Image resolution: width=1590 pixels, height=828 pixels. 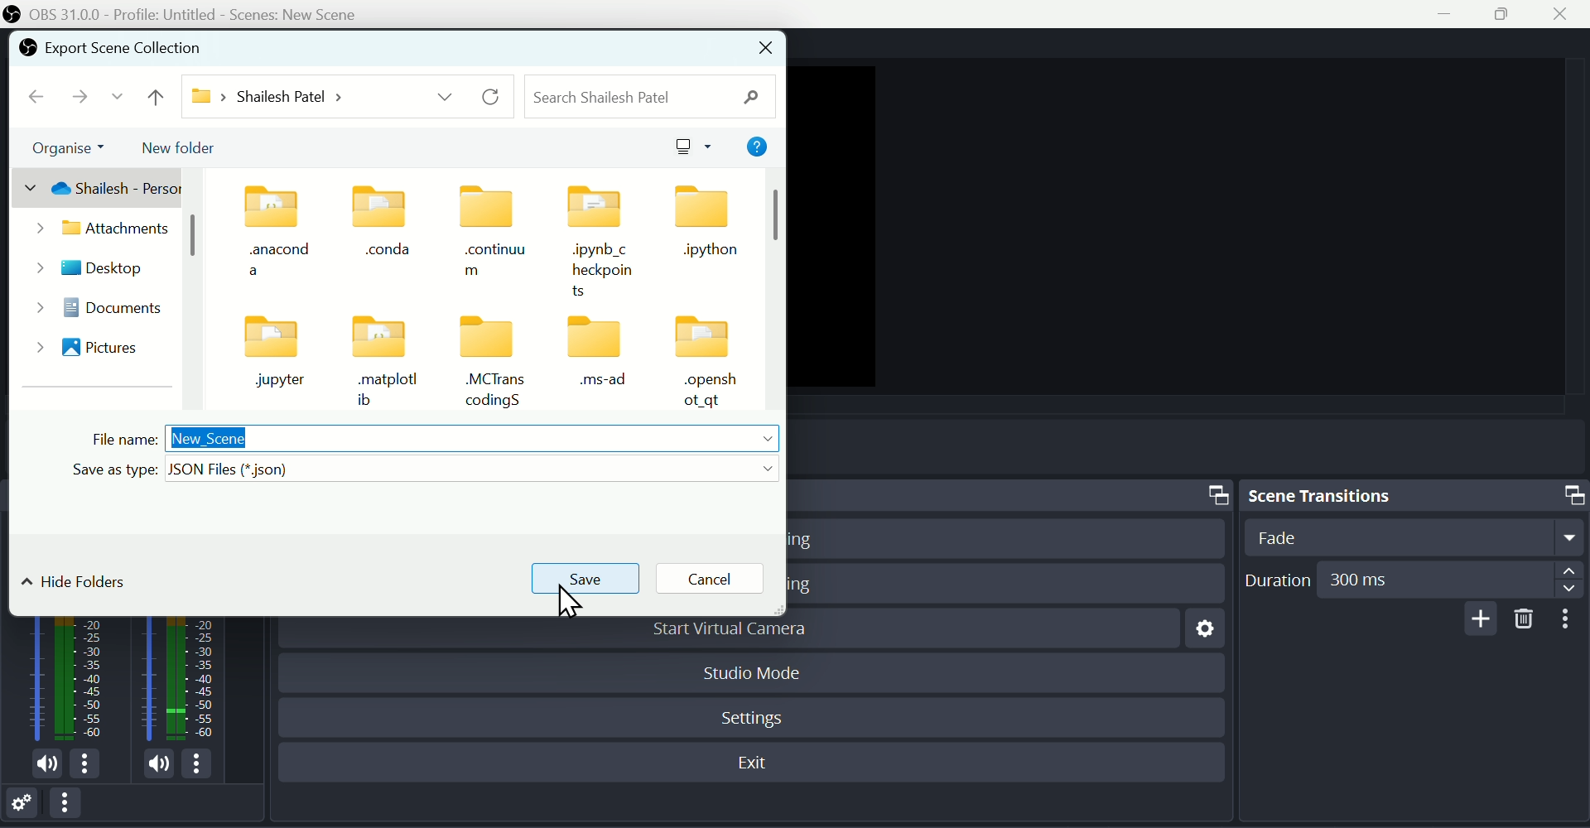 What do you see at coordinates (113, 48) in the screenshot?
I see `Export scene collection` at bounding box center [113, 48].